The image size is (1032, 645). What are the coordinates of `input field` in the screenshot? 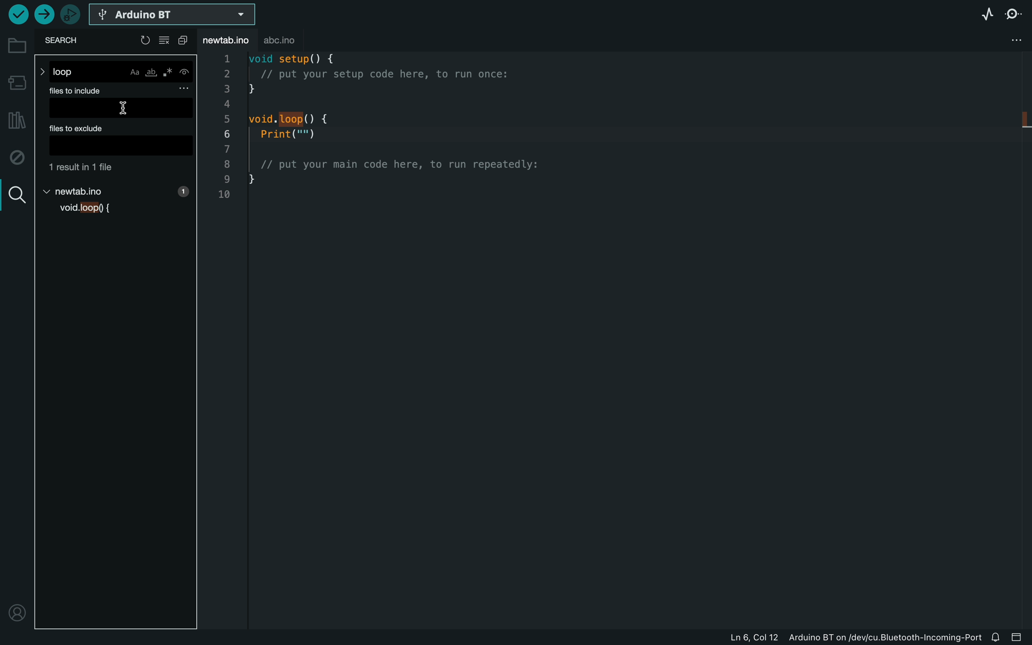 It's located at (125, 147).